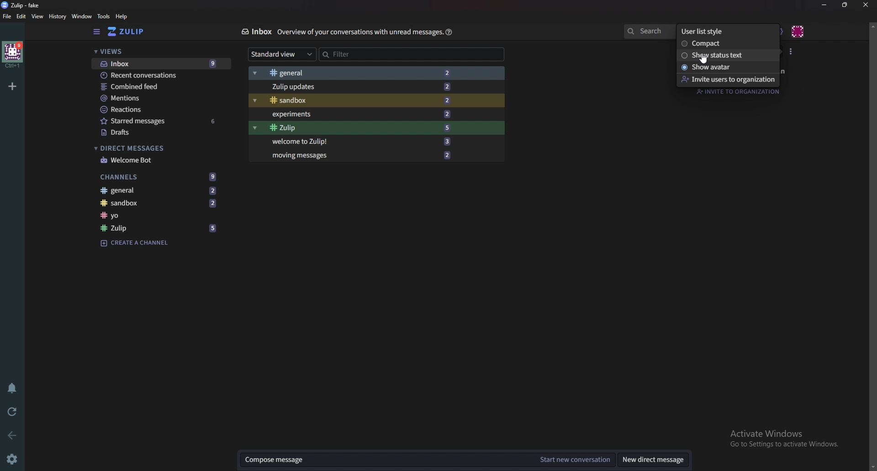 This screenshot has width=877, height=471. I want to click on Moving messages, so click(359, 157).